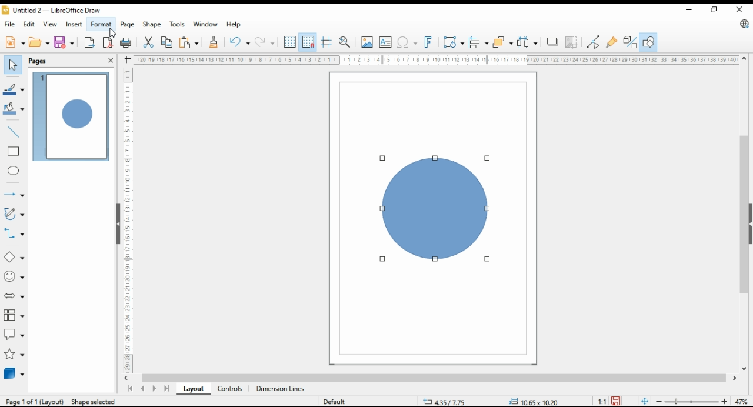 This screenshot has width=753, height=407. Describe the element at coordinates (447, 402) in the screenshot. I see `9.98/12.79` at that location.